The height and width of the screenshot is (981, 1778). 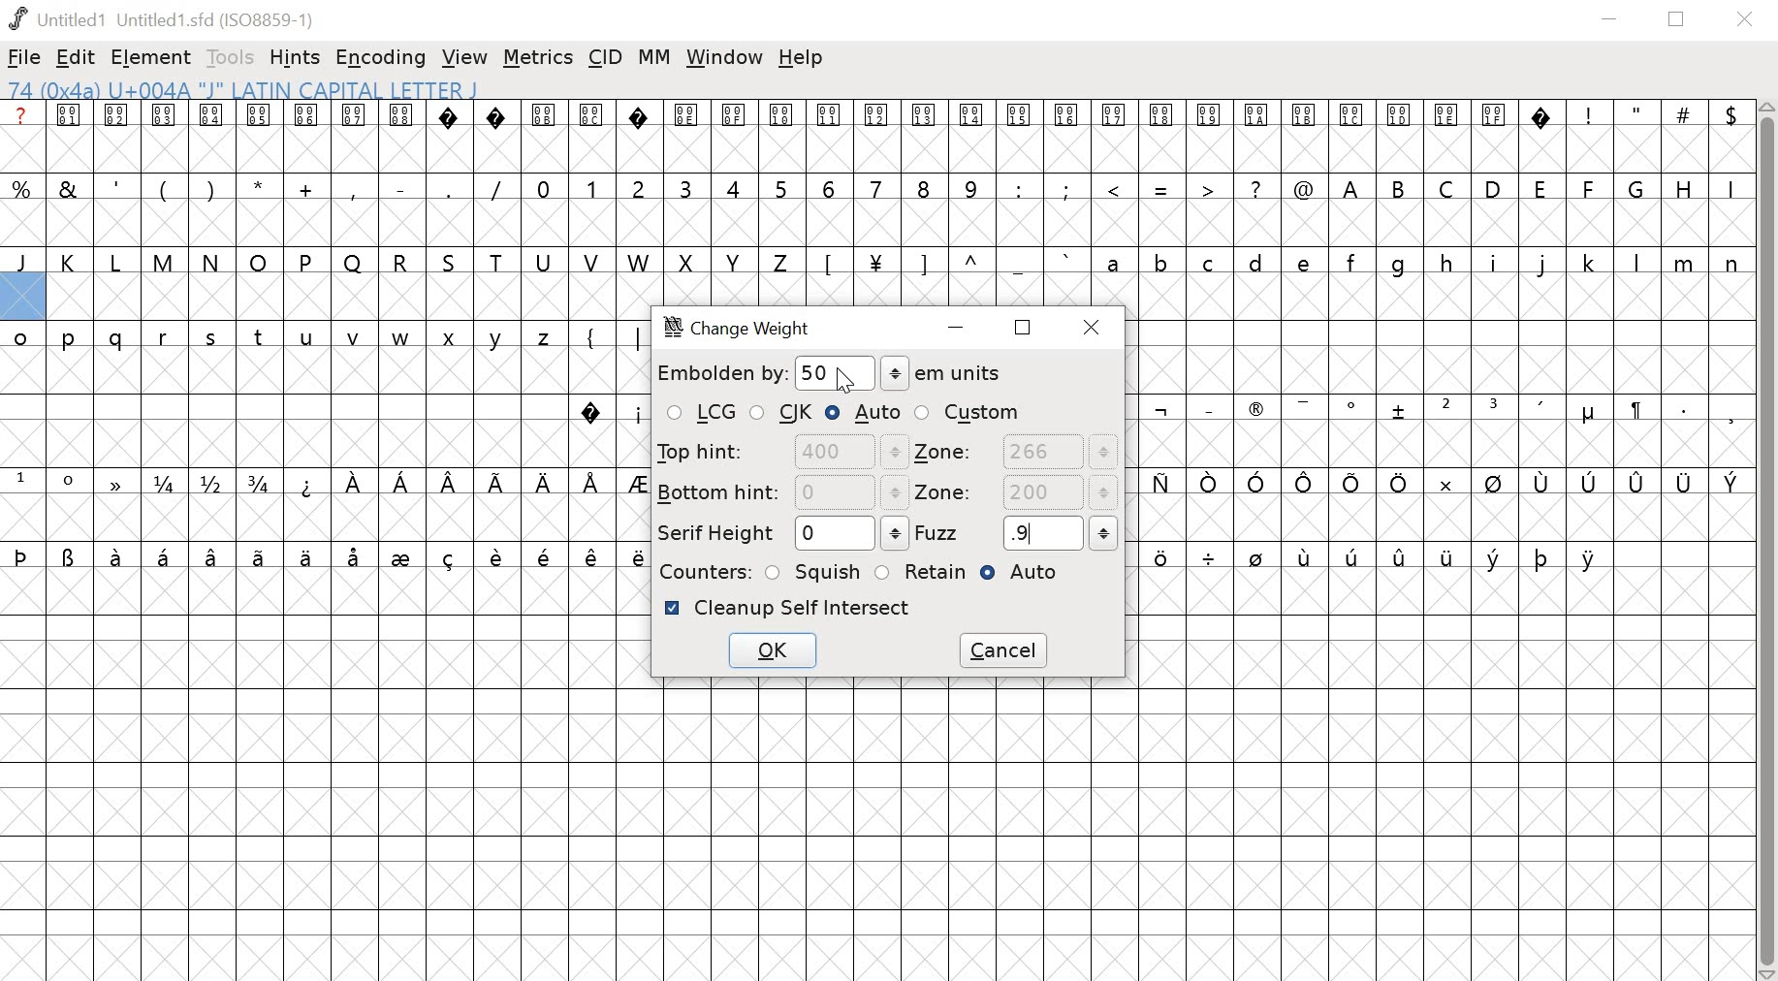 What do you see at coordinates (464, 59) in the screenshot?
I see `VIEW` at bounding box center [464, 59].